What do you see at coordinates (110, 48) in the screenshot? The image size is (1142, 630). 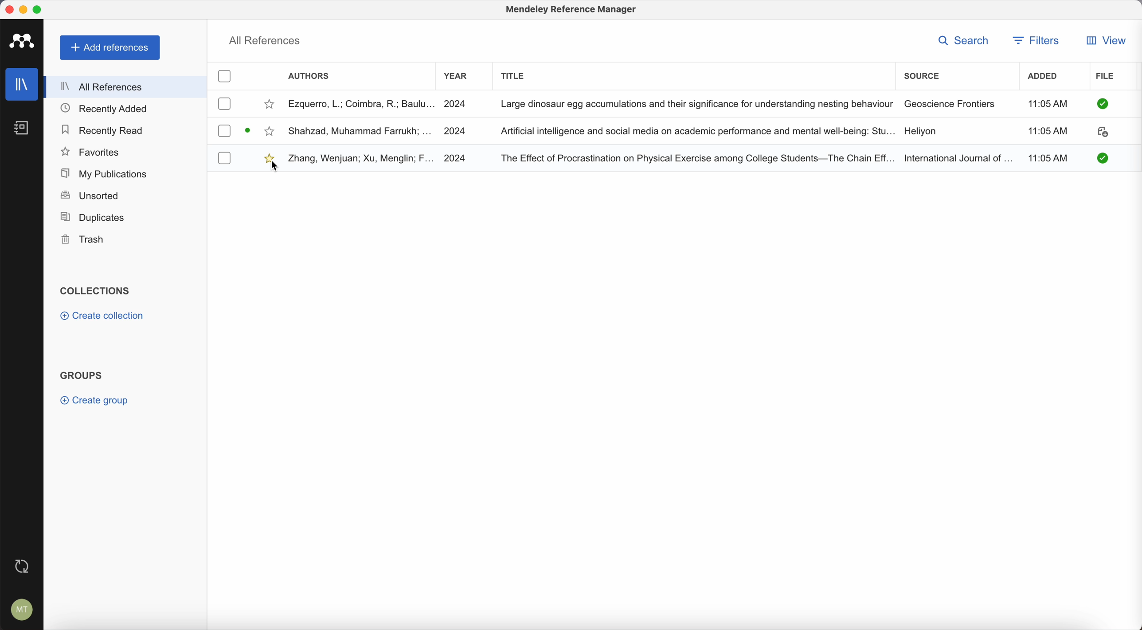 I see `add references` at bounding box center [110, 48].